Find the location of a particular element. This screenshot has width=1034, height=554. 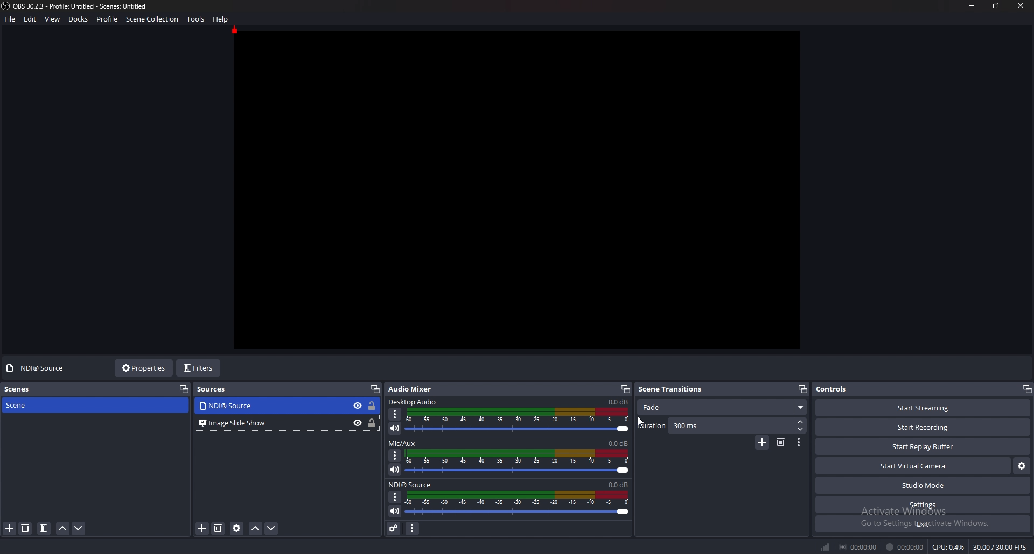

scene transitions is located at coordinates (673, 389).